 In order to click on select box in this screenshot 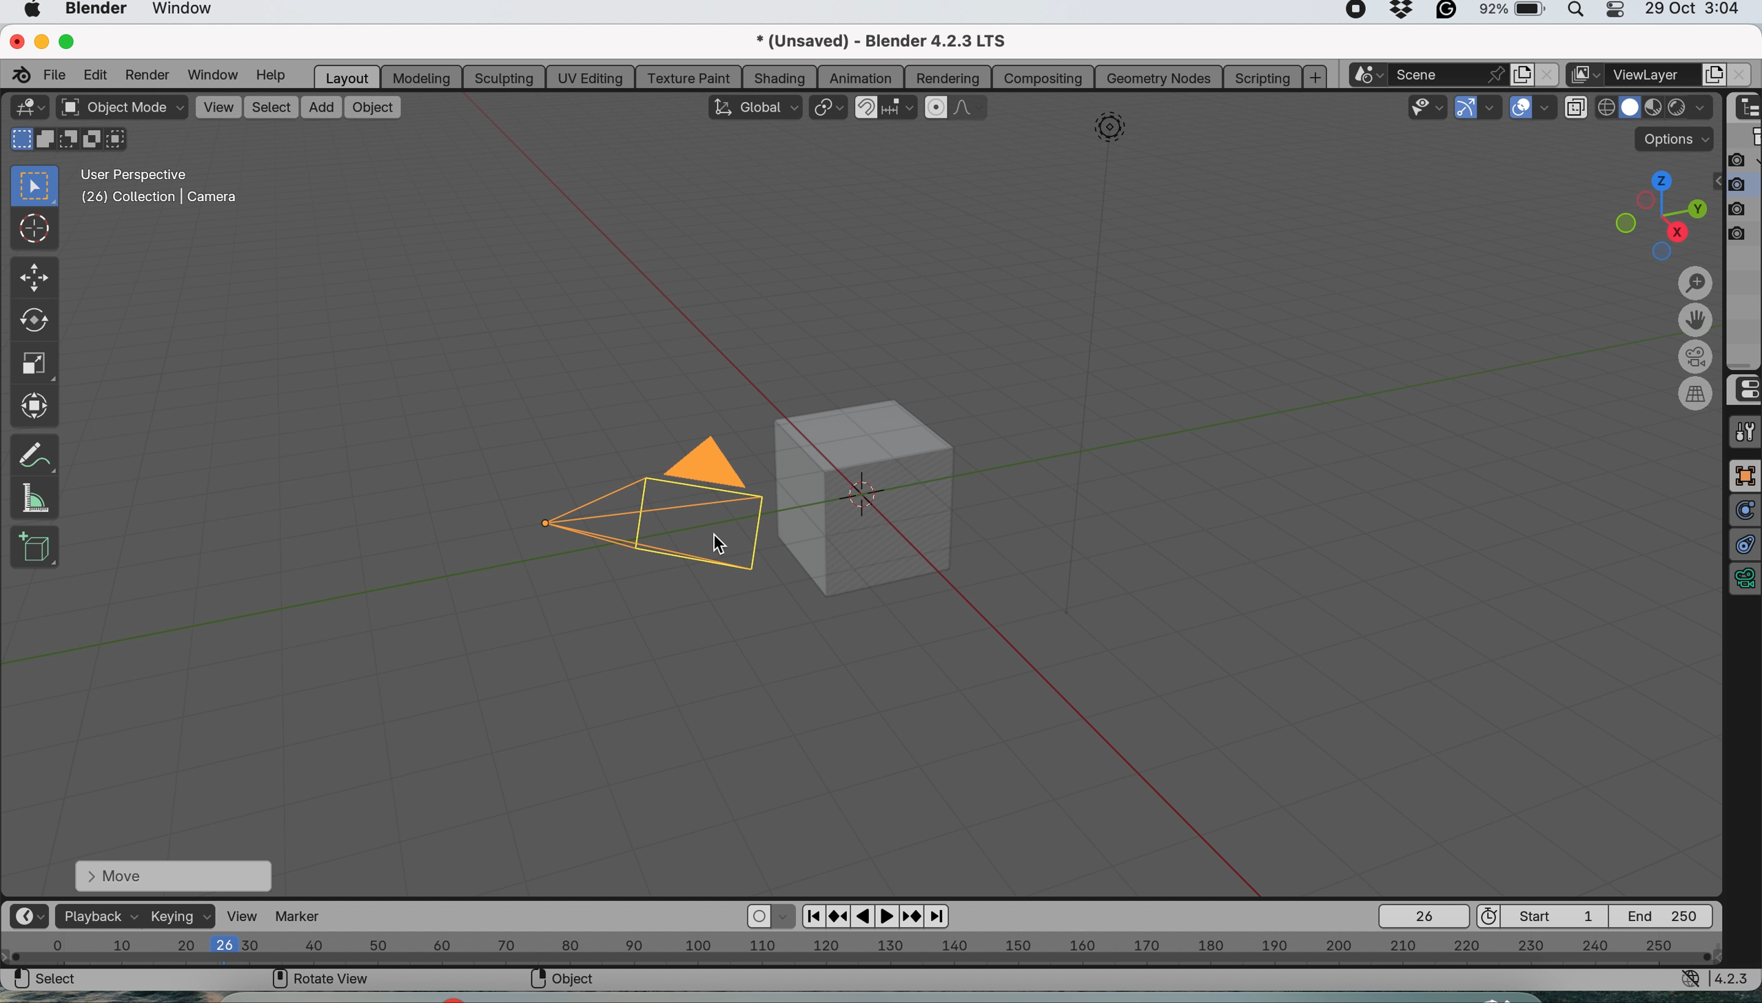, I will do `click(32, 186)`.